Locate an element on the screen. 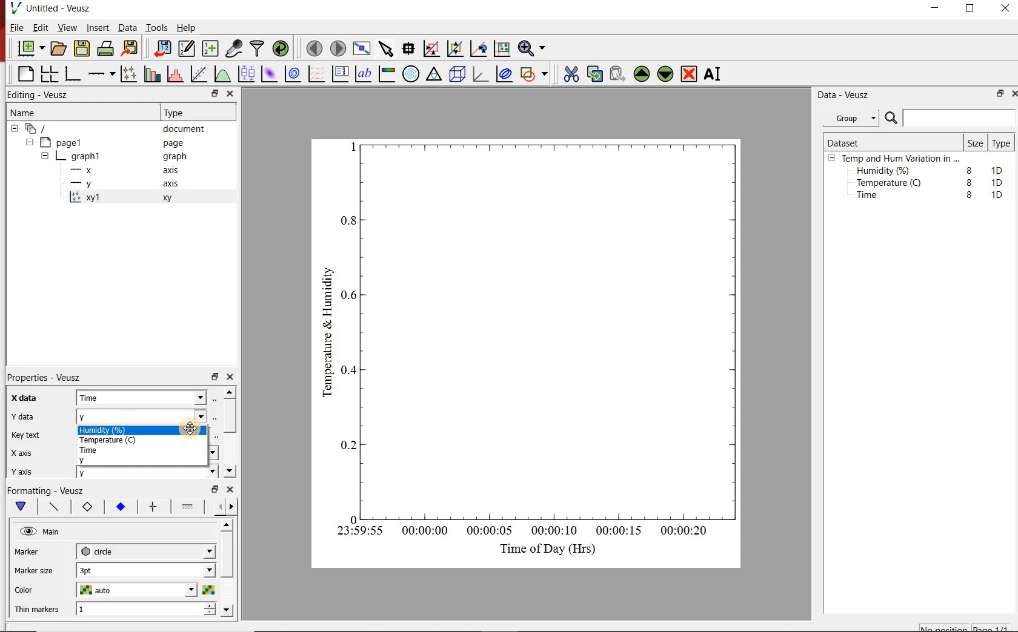 The width and height of the screenshot is (1018, 632). hide sub menu is located at coordinates (45, 155).